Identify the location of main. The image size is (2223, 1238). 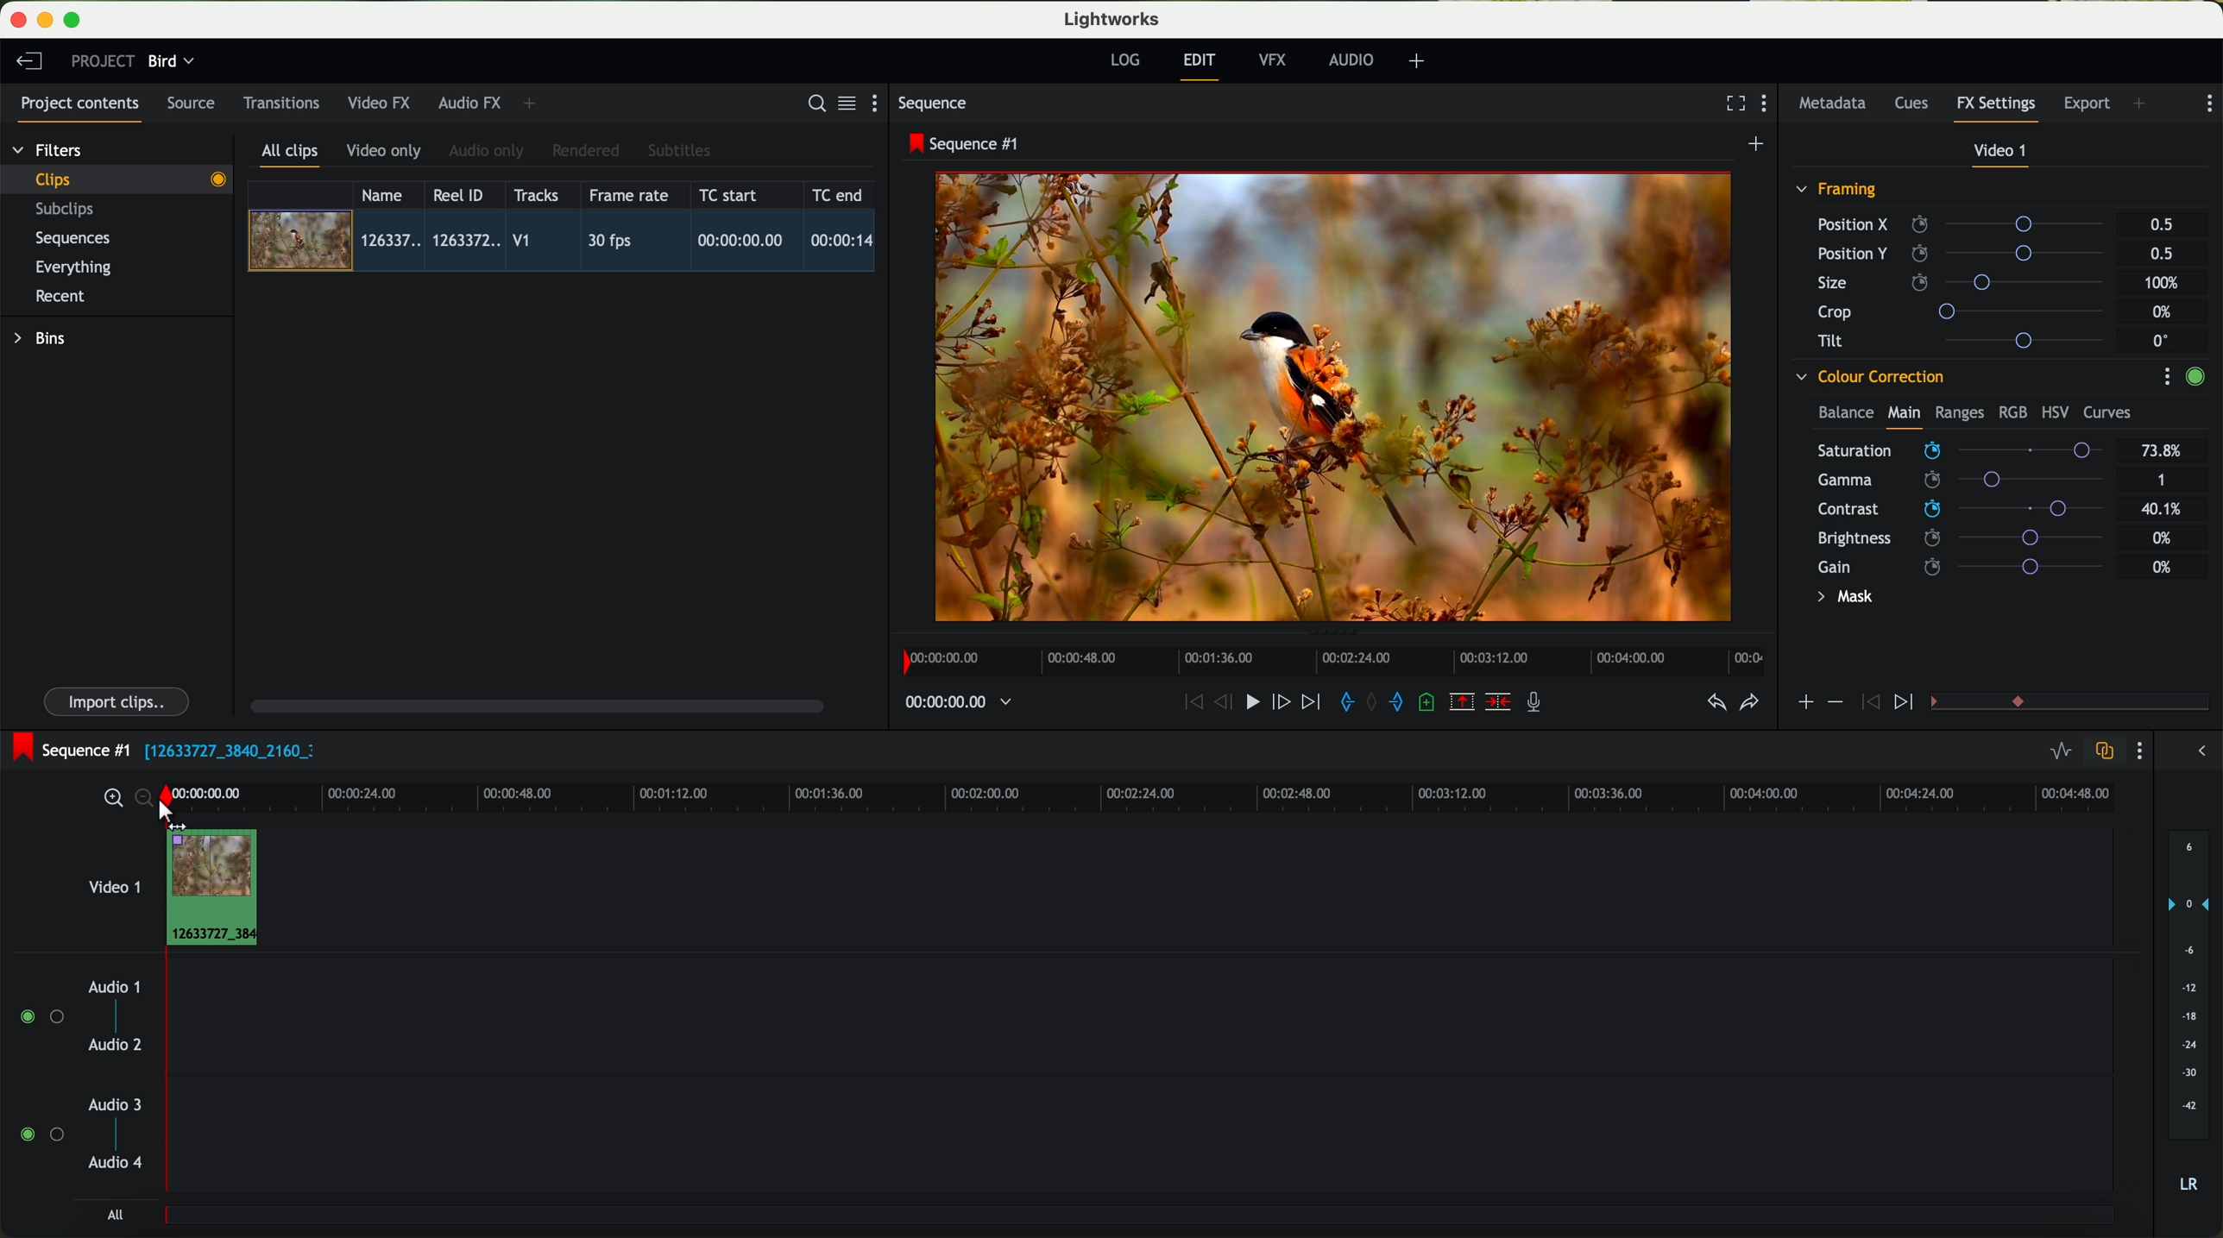
(1904, 416).